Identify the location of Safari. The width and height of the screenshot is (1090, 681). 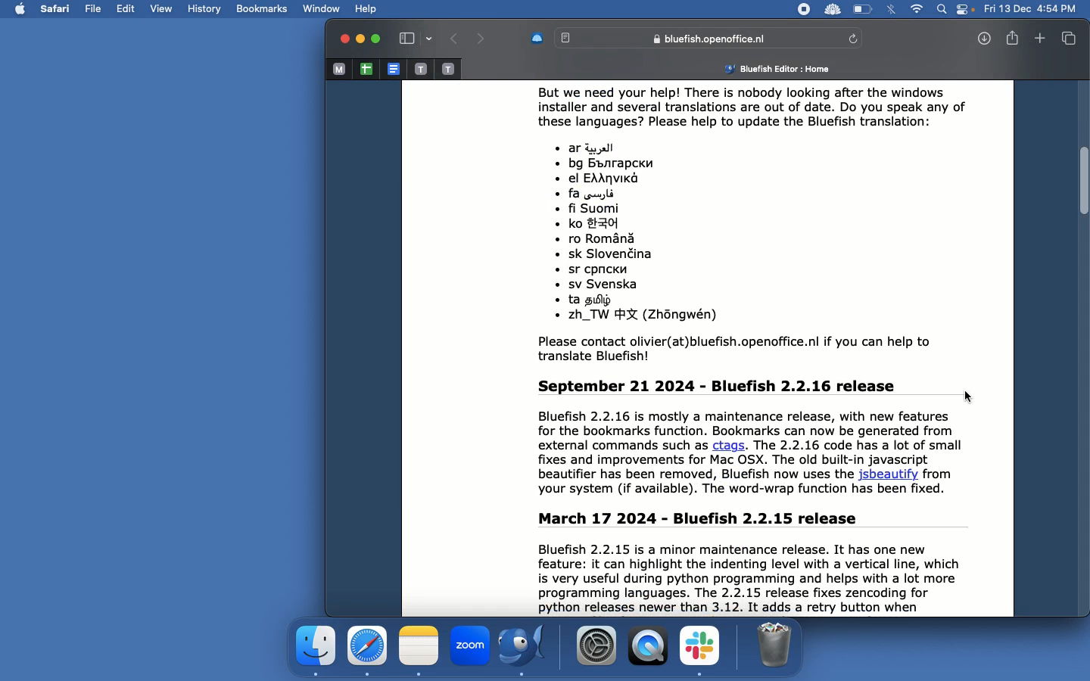
(367, 646).